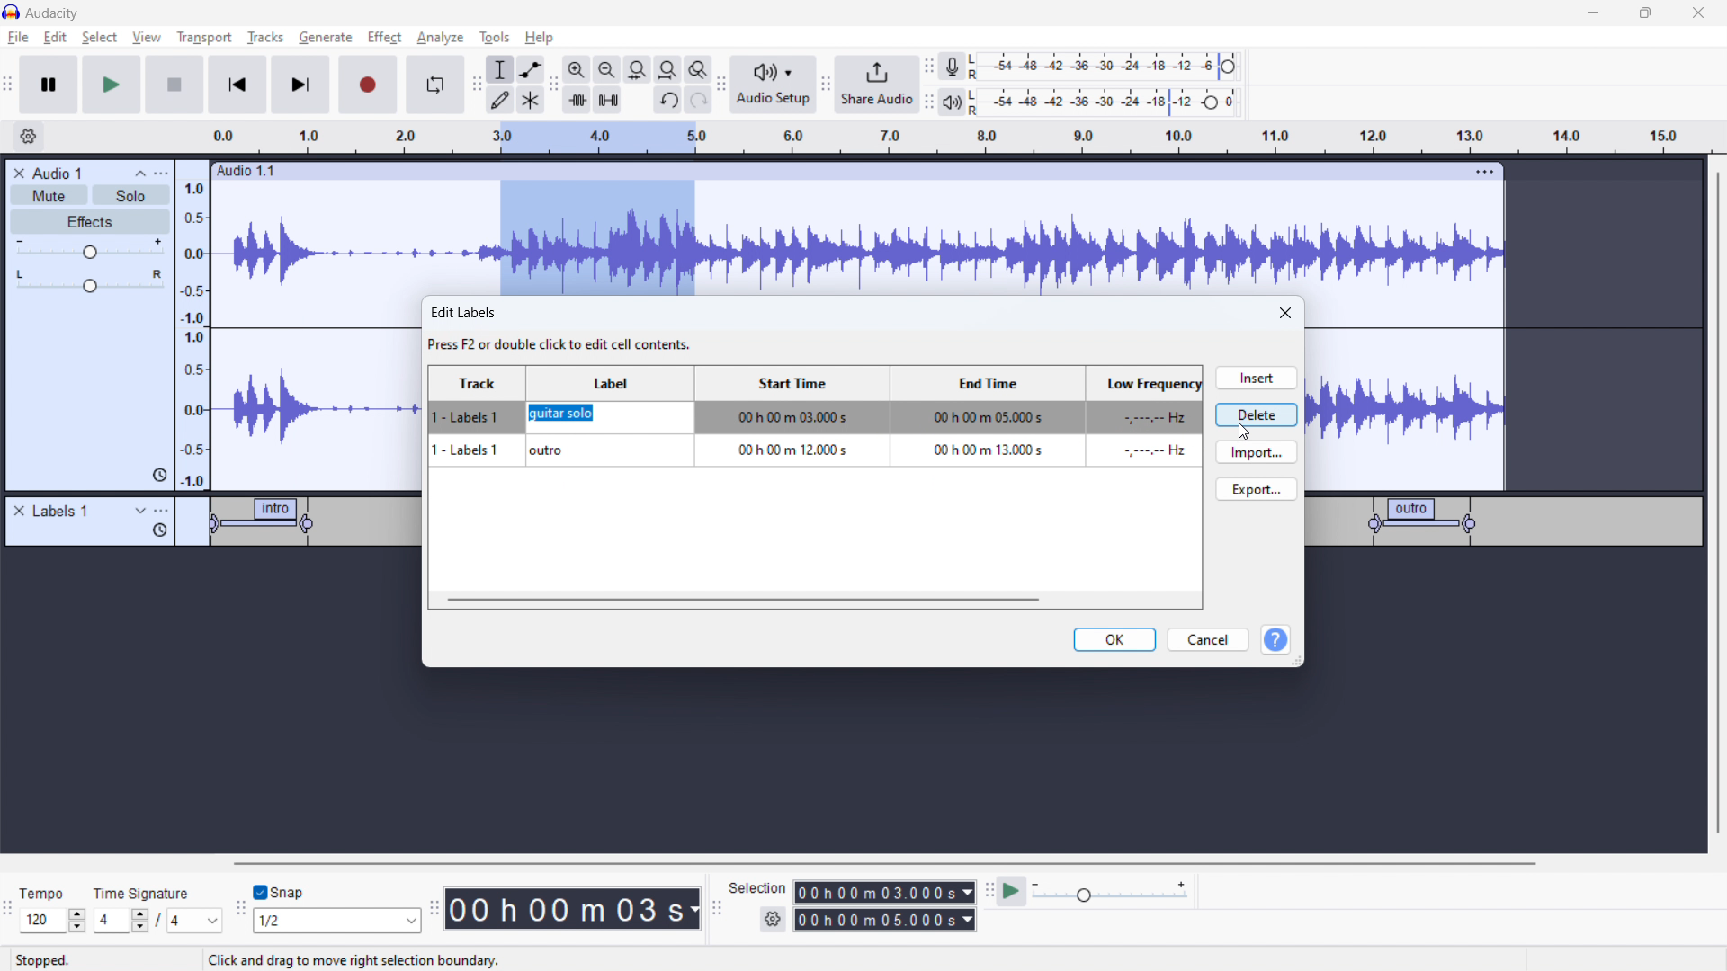 The height and width of the screenshot is (971, 1727). What do you see at coordinates (318, 394) in the screenshot?
I see `audio wave` at bounding box center [318, 394].